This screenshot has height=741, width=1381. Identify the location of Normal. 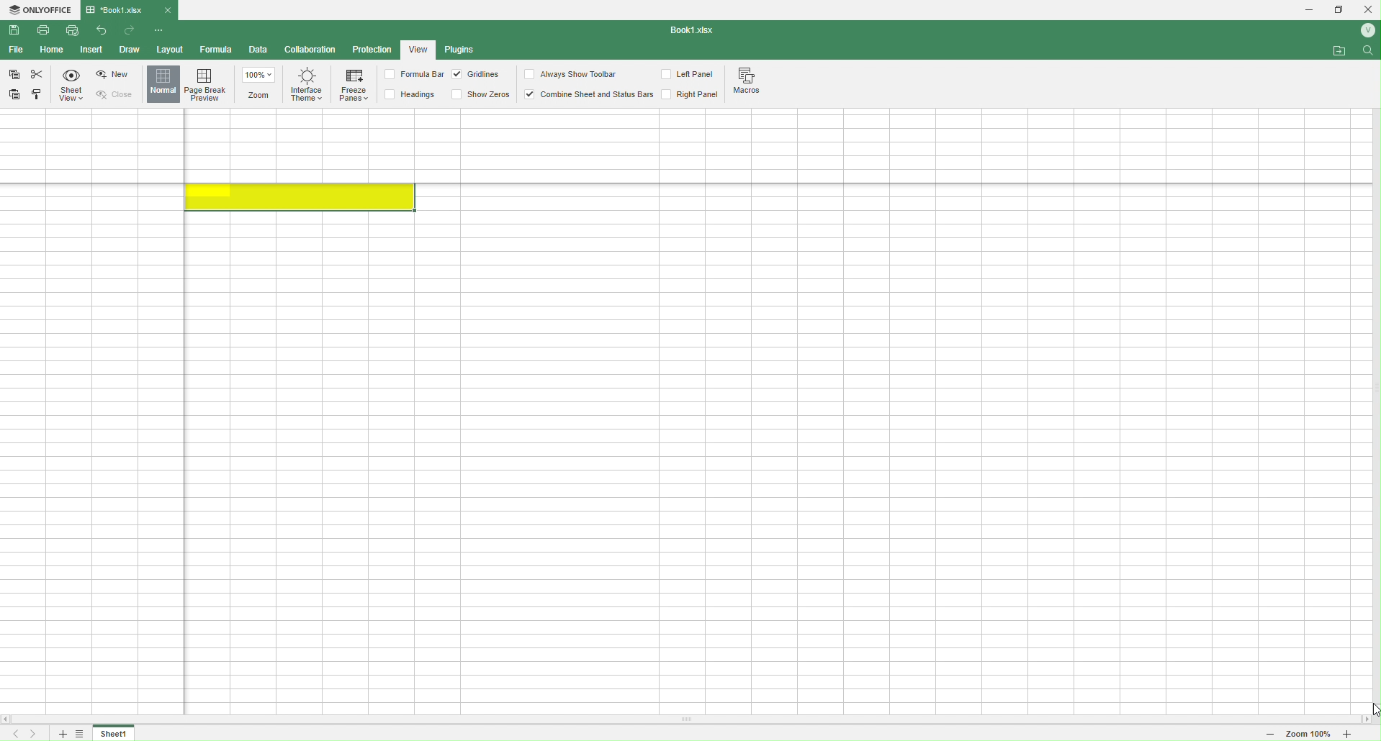
(163, 84).